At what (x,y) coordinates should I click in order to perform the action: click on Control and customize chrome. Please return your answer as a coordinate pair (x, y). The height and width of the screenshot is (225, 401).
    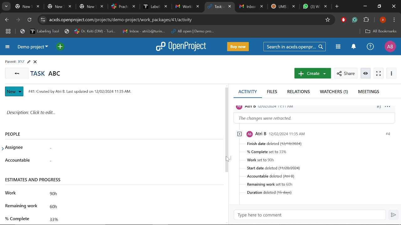
    Looking at the image, I should click on (395, 20).